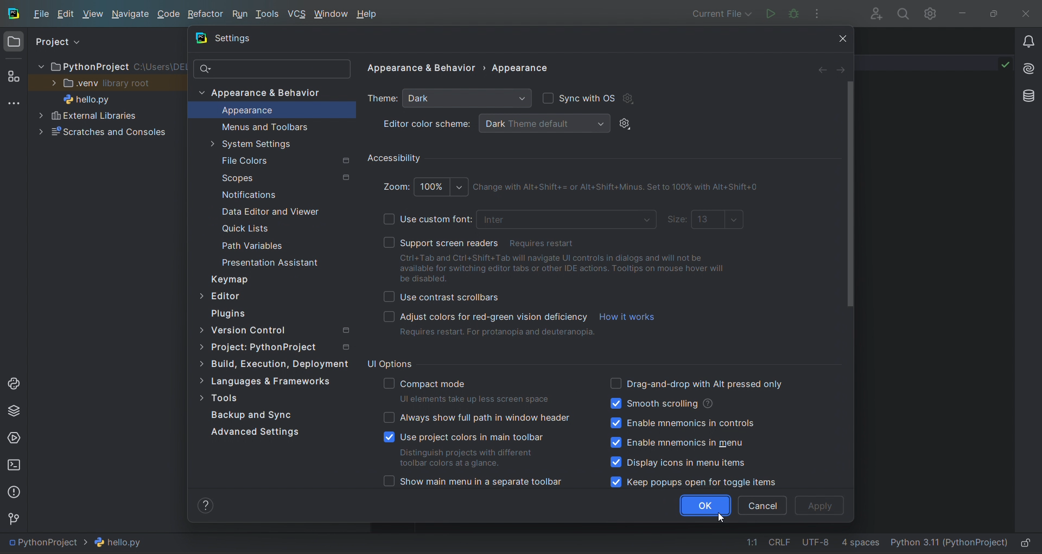  Describe the element at coordinates (15, 437) in the screenshot. I see `services` at that location.